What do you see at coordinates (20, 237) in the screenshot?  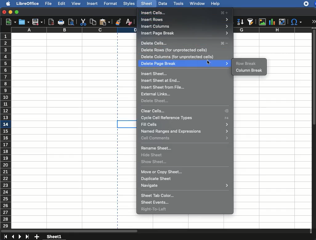 I see `next sheet` at bounding box center [20, 237].